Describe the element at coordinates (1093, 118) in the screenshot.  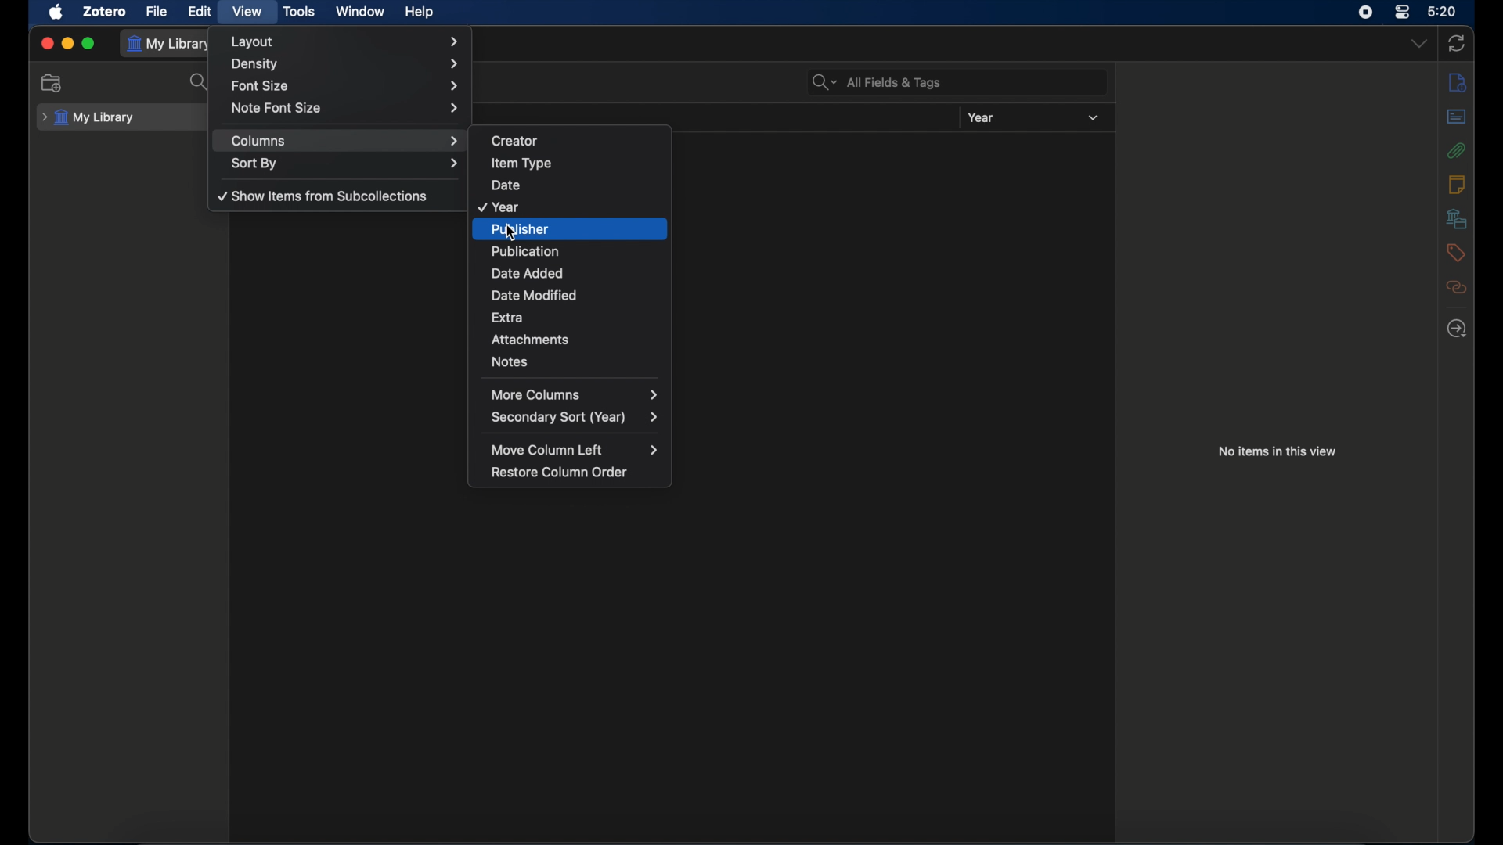
I see `year drop-down menu` at that location.